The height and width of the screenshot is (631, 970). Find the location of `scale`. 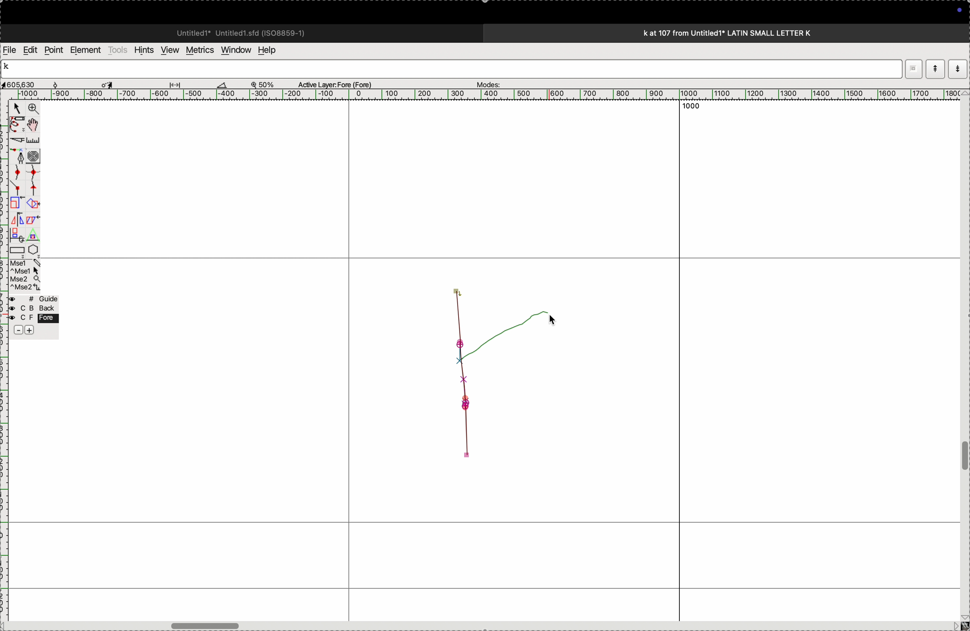

scale is located at coordinates (35, 140).